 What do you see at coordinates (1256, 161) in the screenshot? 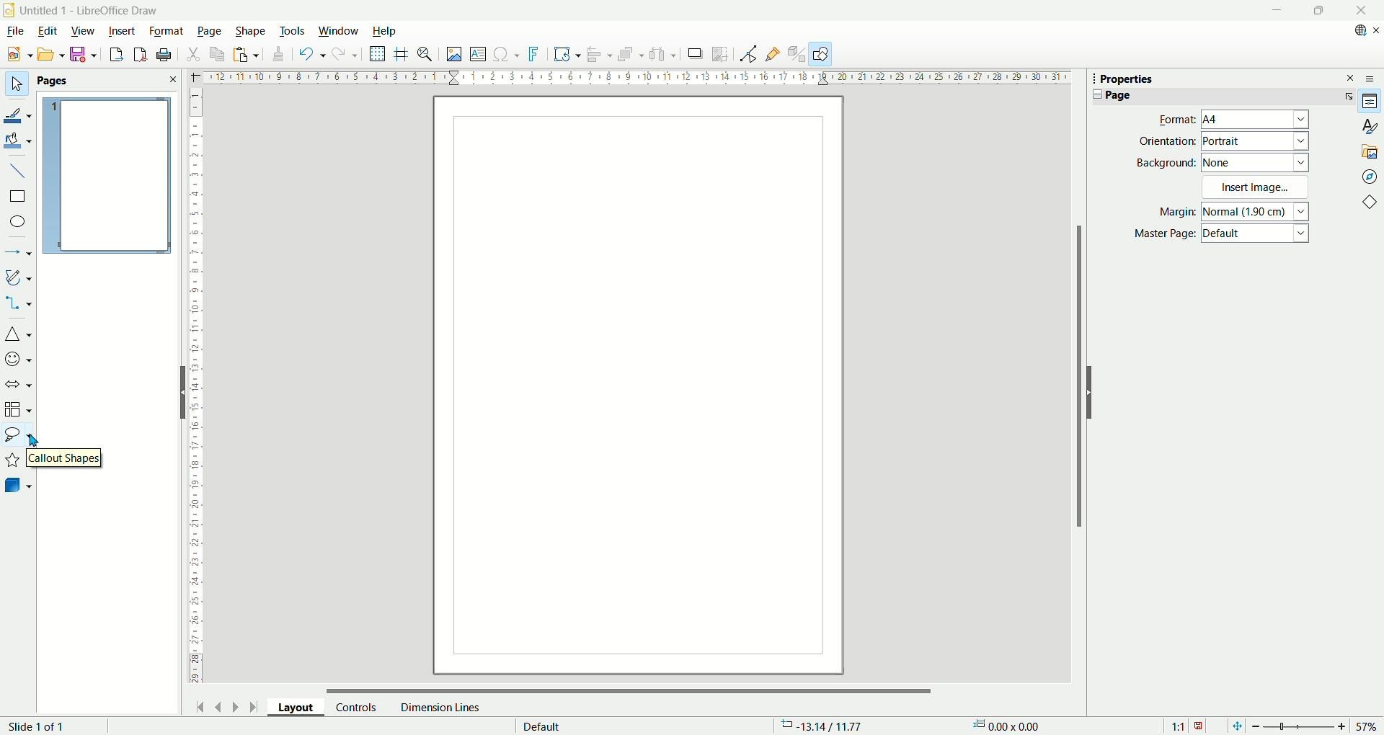
I see `None` at bounding box center [1256, 161].